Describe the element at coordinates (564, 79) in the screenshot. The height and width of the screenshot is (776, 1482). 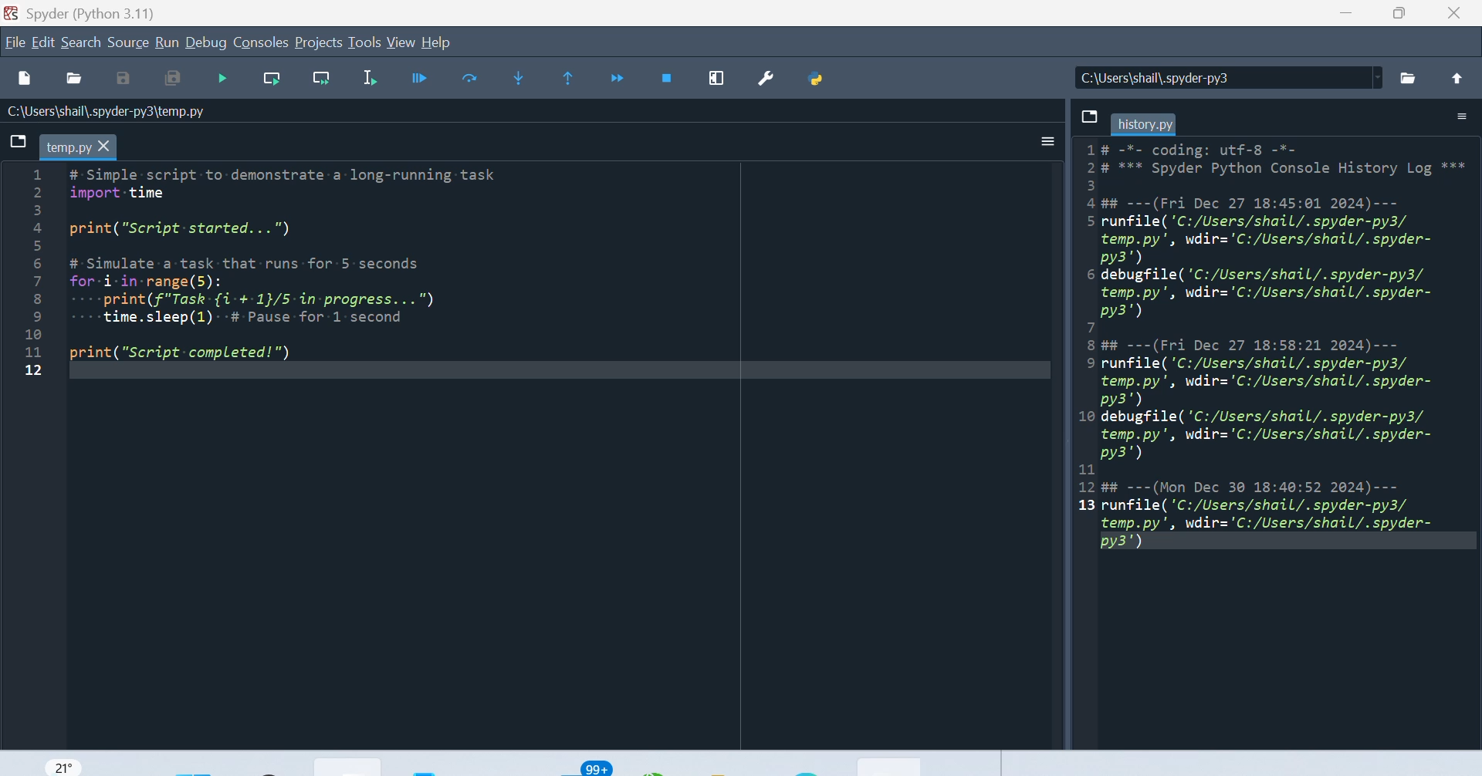
I see `Execute until same function returns` at that location.